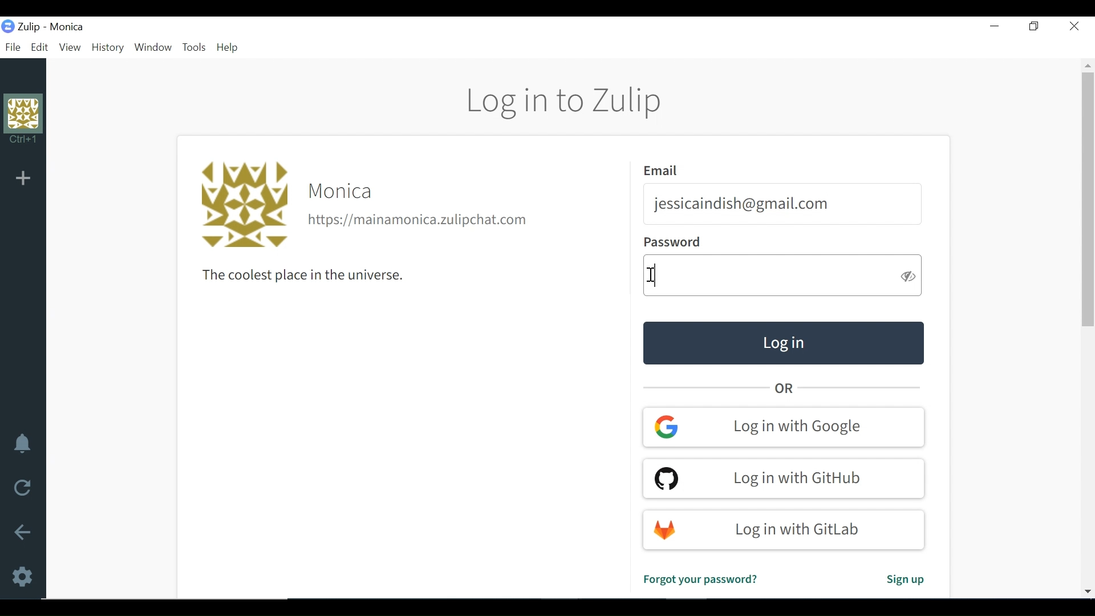  Describe the element at coordinates (242, 205) in the screenshot. I see `Profile photo` at that location.